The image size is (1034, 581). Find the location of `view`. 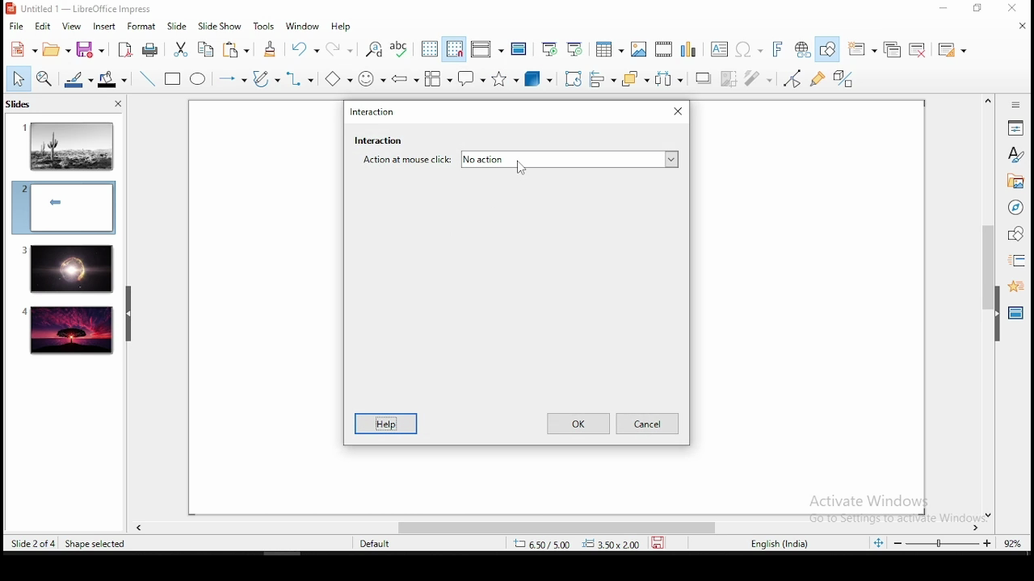

view is located at coordinates (72, 26).